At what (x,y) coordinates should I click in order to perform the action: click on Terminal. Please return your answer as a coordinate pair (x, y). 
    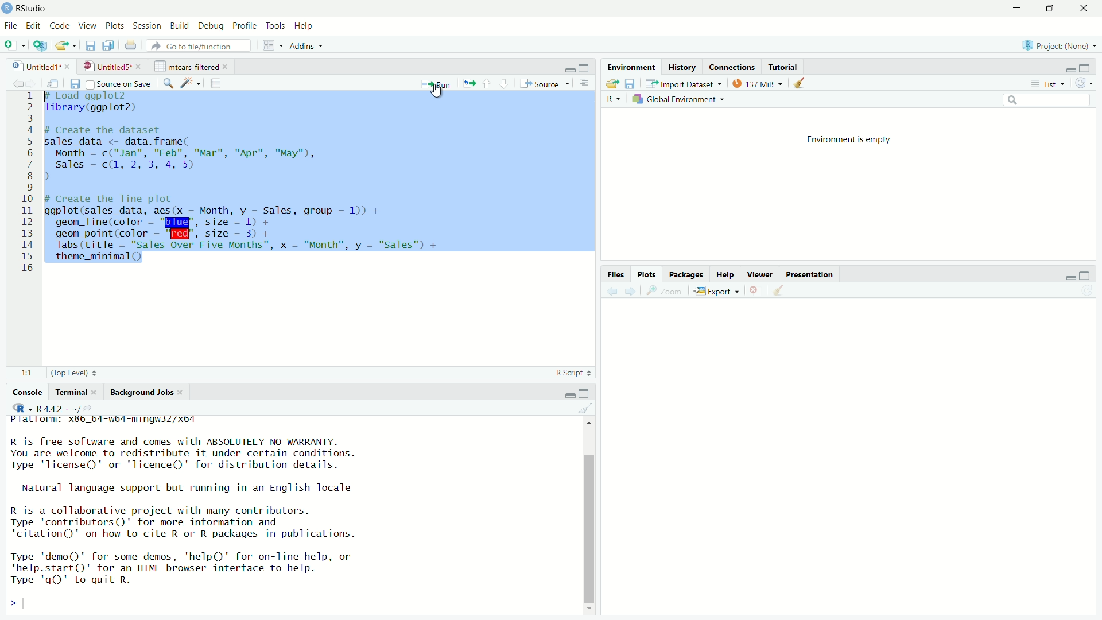
    Looking at the image, I should click on (72, 392).